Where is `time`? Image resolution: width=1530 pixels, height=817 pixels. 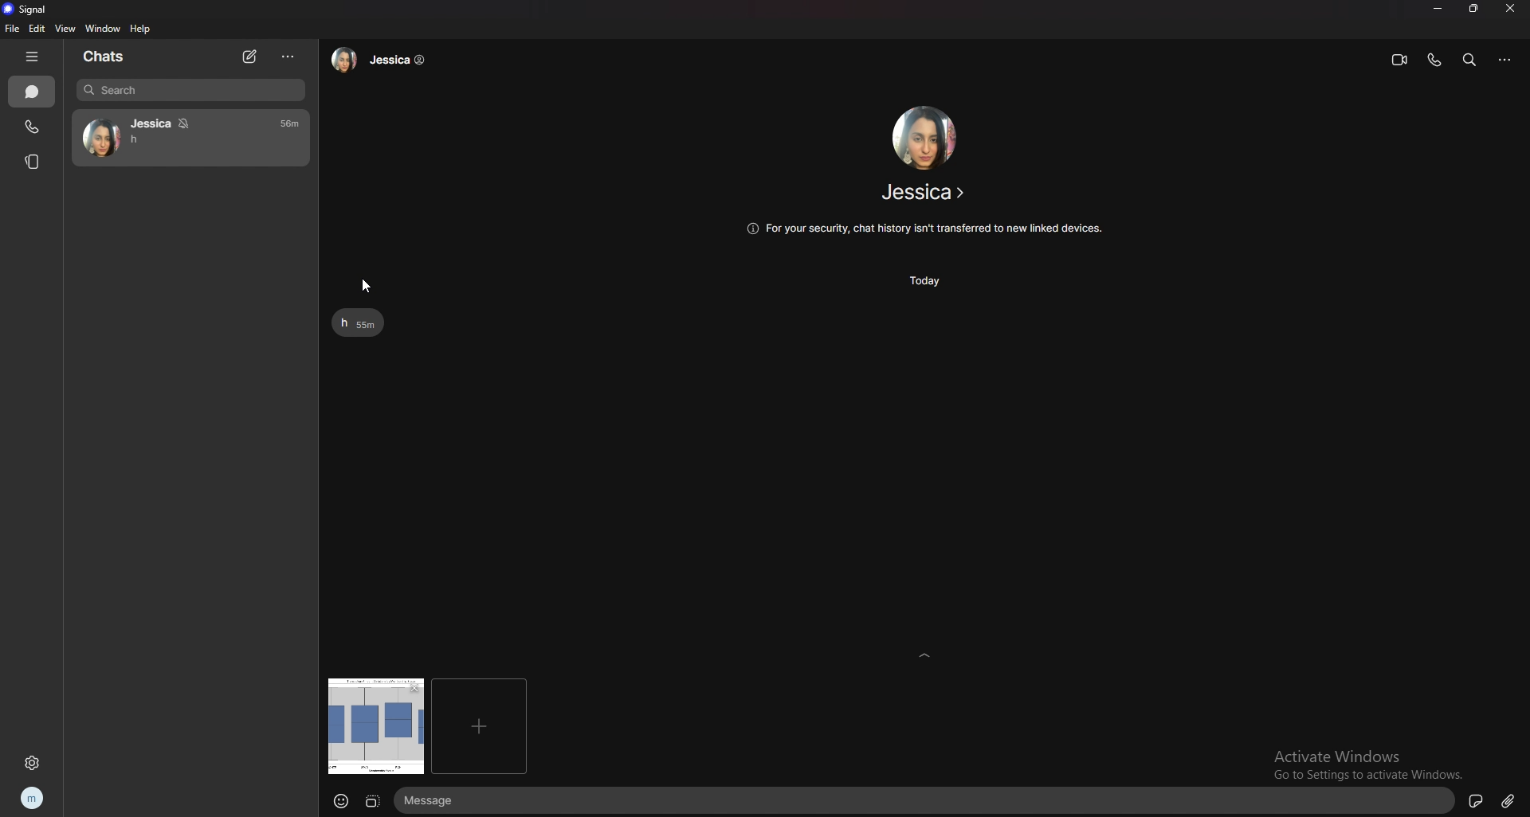
time is located at coordinates (924, 281).